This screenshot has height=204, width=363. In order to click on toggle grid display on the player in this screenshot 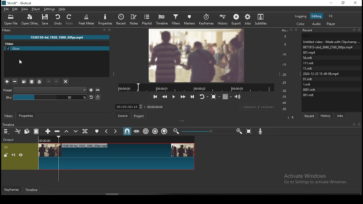, I will do `click(227, 96)`.